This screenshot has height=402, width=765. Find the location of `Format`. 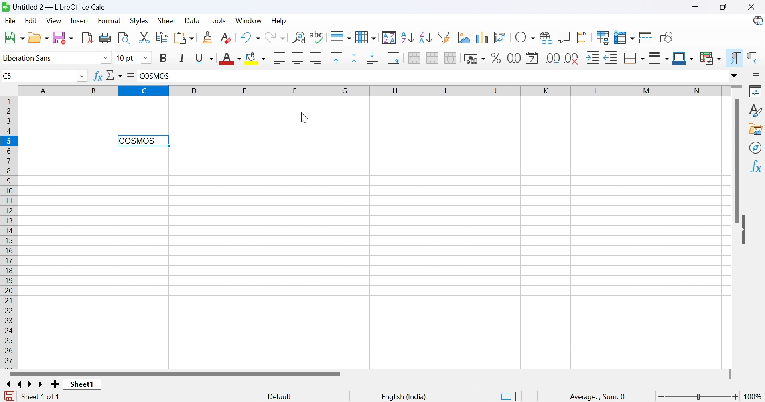

Format is located at coordinates (108, 21).